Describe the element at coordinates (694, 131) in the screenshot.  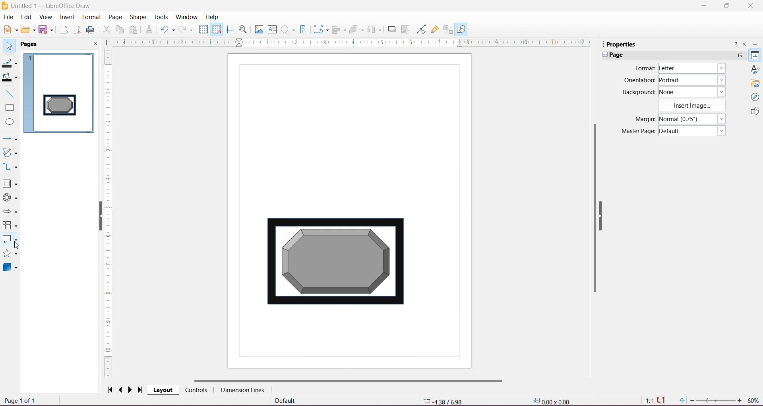
I see `Select master page` at that location.